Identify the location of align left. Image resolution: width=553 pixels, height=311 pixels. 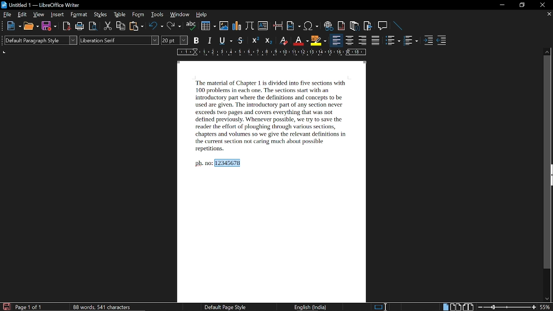
(336, 41).